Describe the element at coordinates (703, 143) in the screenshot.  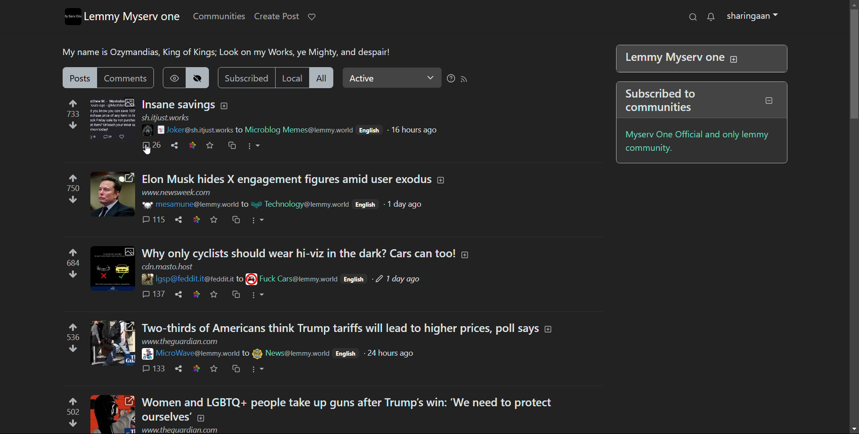
I see `Myserv One Official and only lemmy community.` at that location.